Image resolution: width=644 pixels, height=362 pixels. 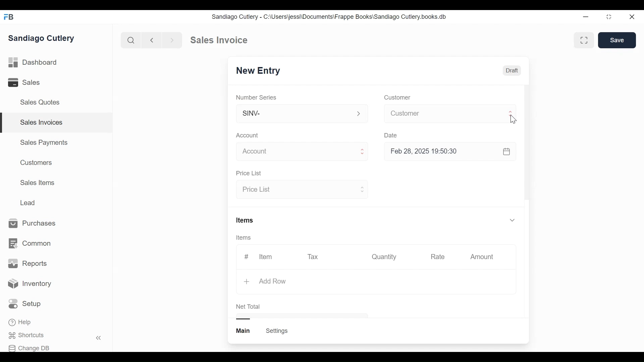 What do you see at coordinates (512, 70) in the screenshot?
I see `Draft` at bounding box center [512, 70].